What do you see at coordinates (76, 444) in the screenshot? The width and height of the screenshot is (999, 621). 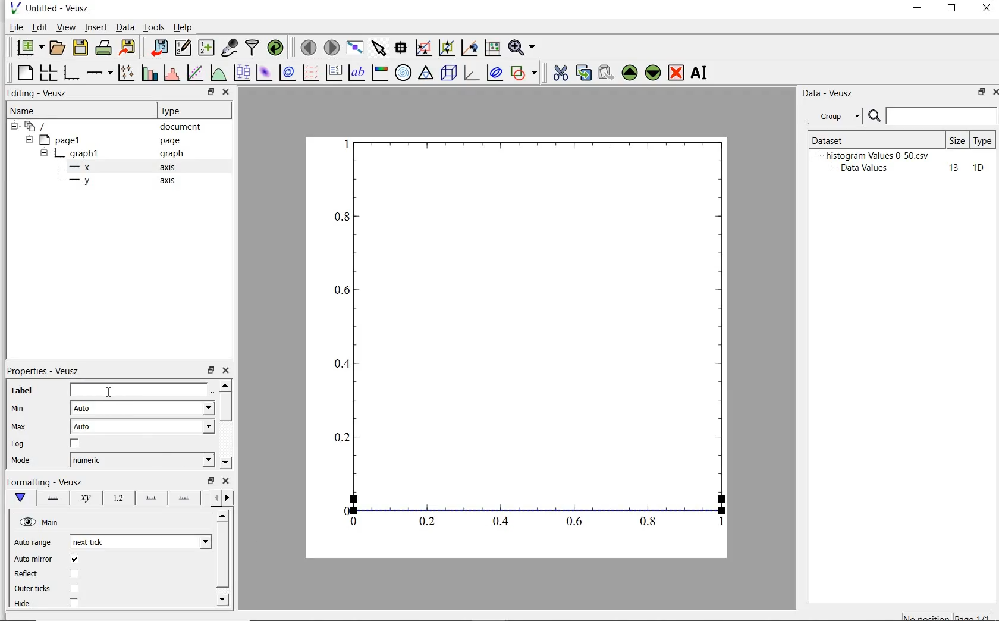 I see `chcekbox` at bounding box center [76, 444].